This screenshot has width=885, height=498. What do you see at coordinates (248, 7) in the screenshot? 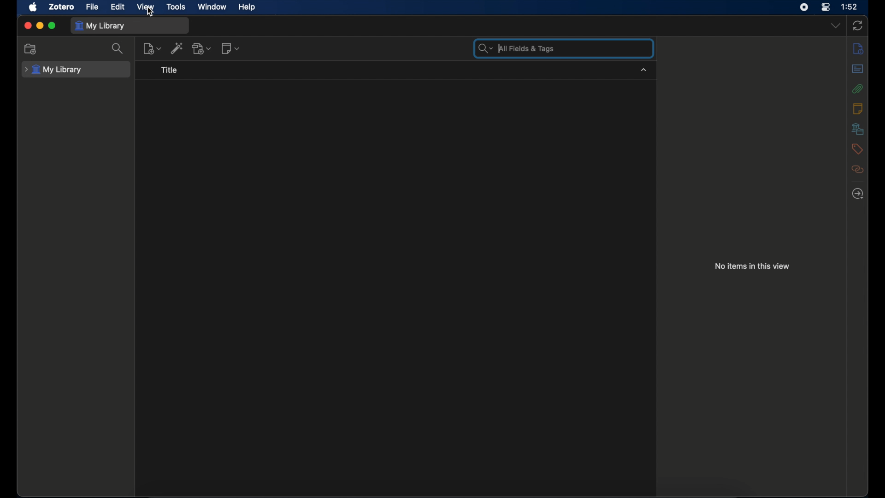
I see `help` at bounding box center [248, 7].